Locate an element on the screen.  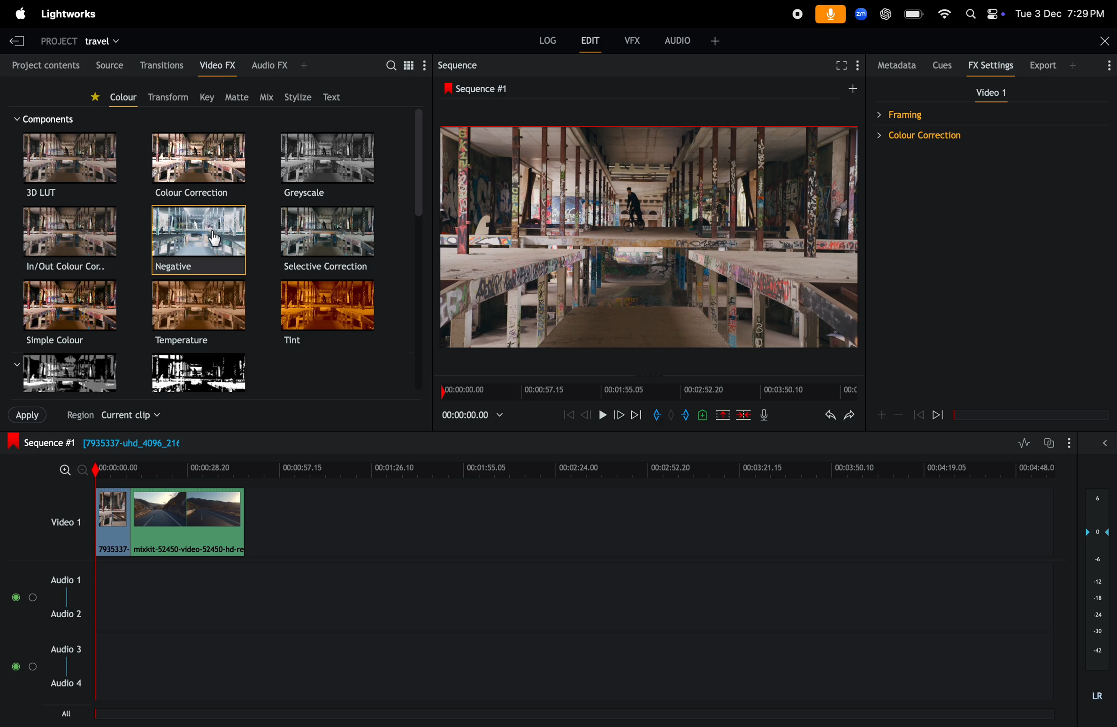
Seqquence is located at coordinates (469, 66).